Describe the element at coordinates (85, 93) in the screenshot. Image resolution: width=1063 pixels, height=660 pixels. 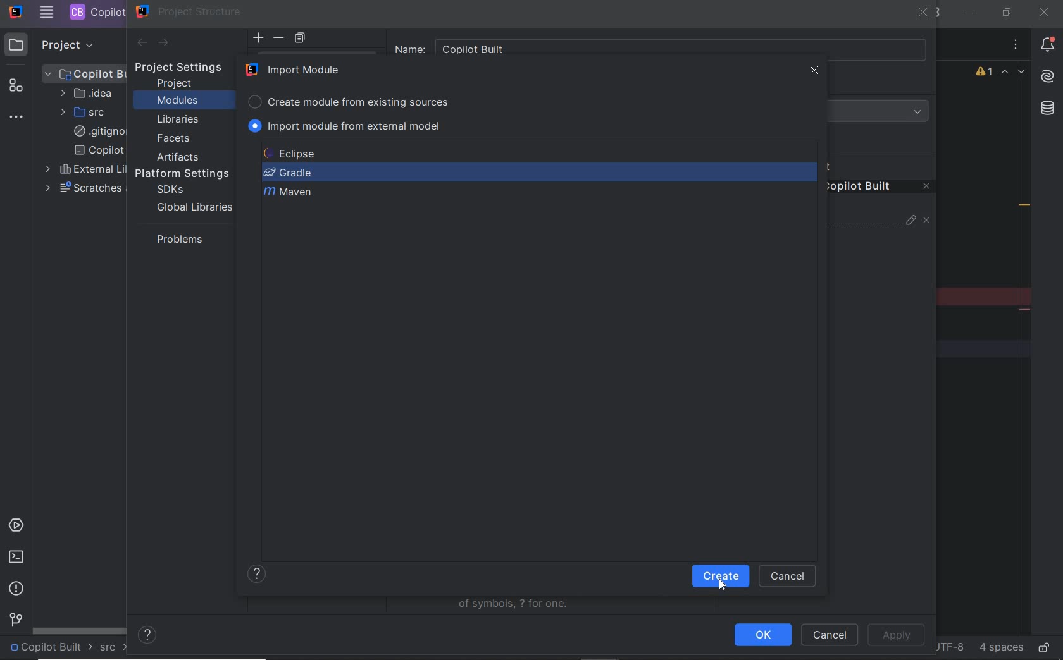
I see `IDEA` at that location.